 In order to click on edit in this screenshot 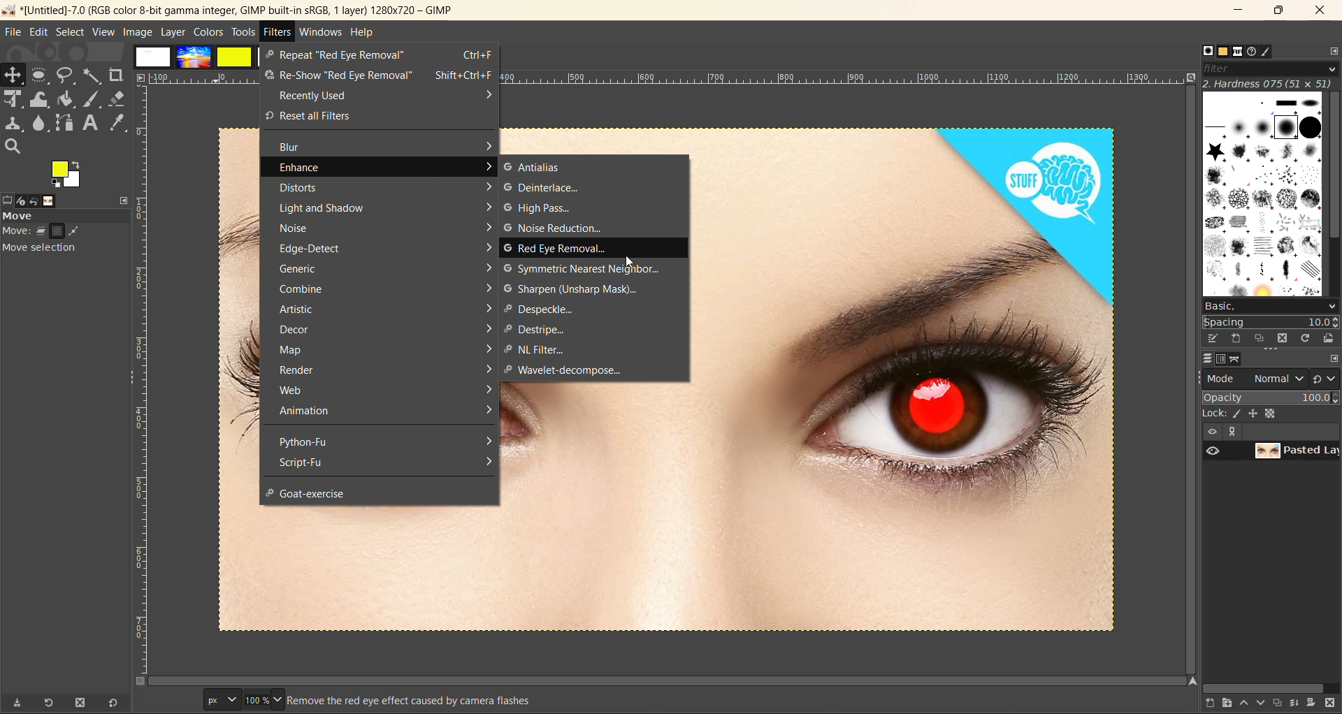, I will do `click(36, 32)`.